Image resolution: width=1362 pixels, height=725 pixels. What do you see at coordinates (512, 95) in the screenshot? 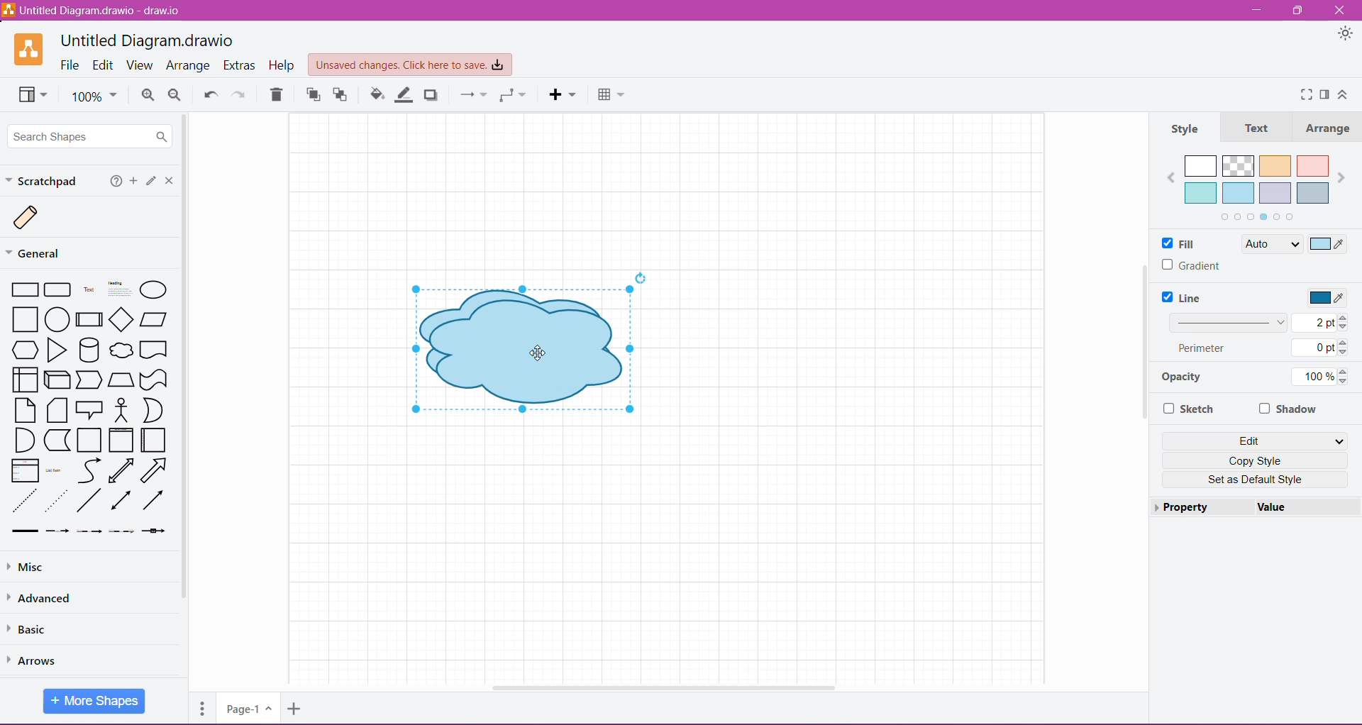
I see `Waypoint` at bounding box center [512, 95].